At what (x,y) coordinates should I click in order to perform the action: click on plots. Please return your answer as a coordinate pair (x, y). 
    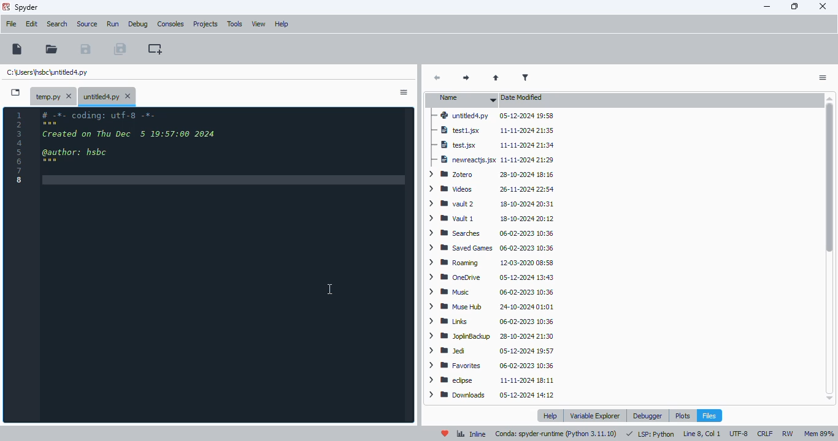
    Looking at the image, I should click on (683, 415).